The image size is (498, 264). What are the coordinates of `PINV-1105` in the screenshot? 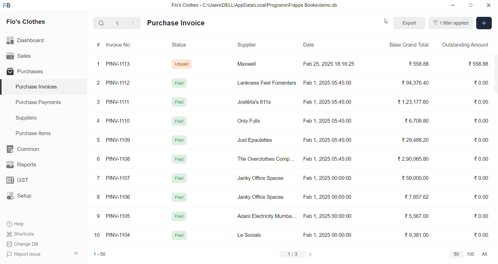 It's located at (119, 216).